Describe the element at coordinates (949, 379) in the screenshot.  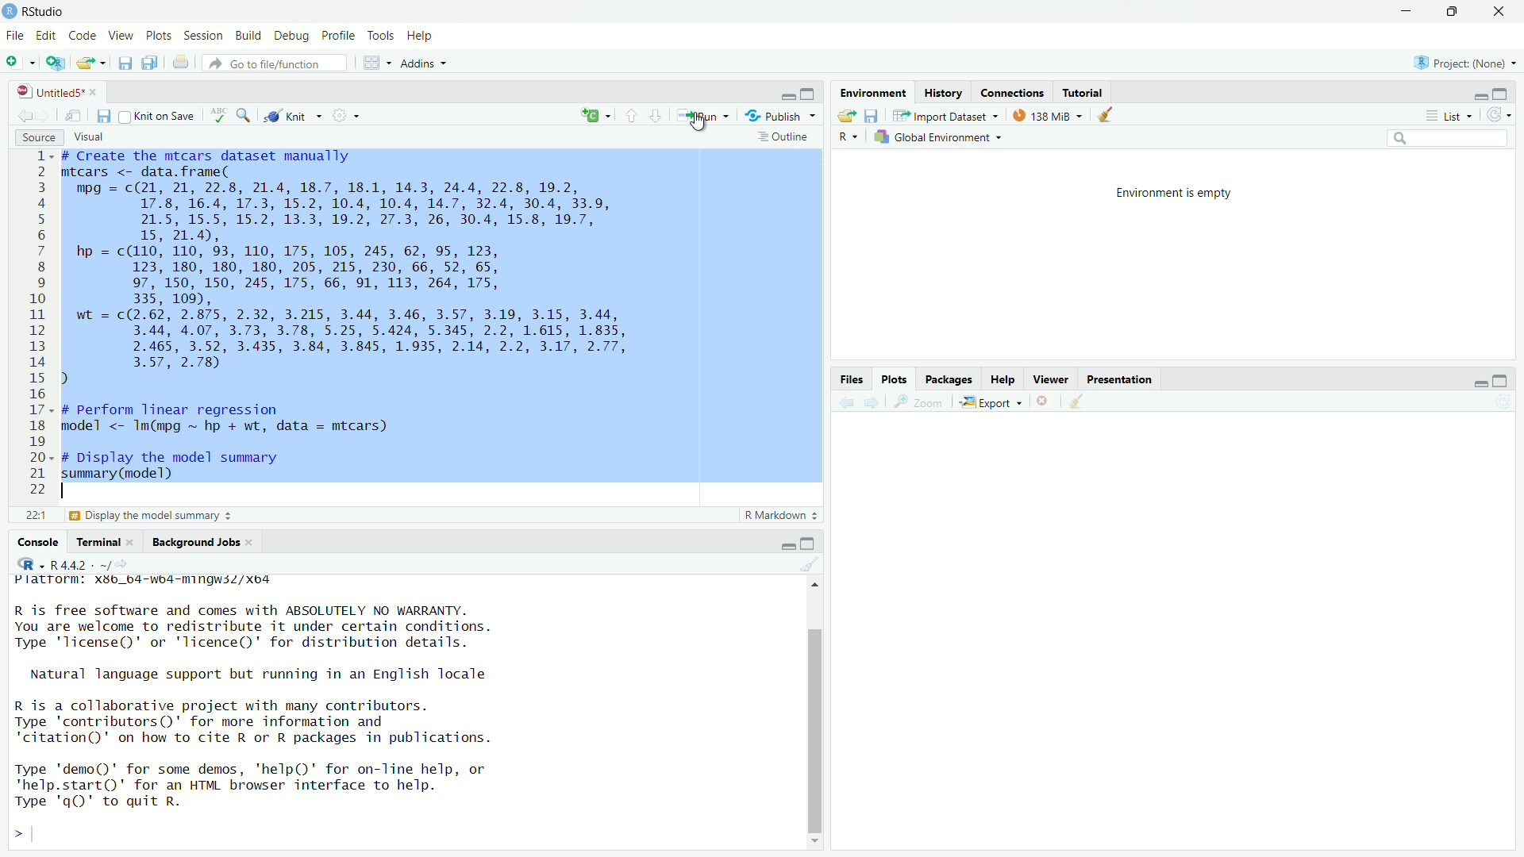
I see `Packages` at that location.